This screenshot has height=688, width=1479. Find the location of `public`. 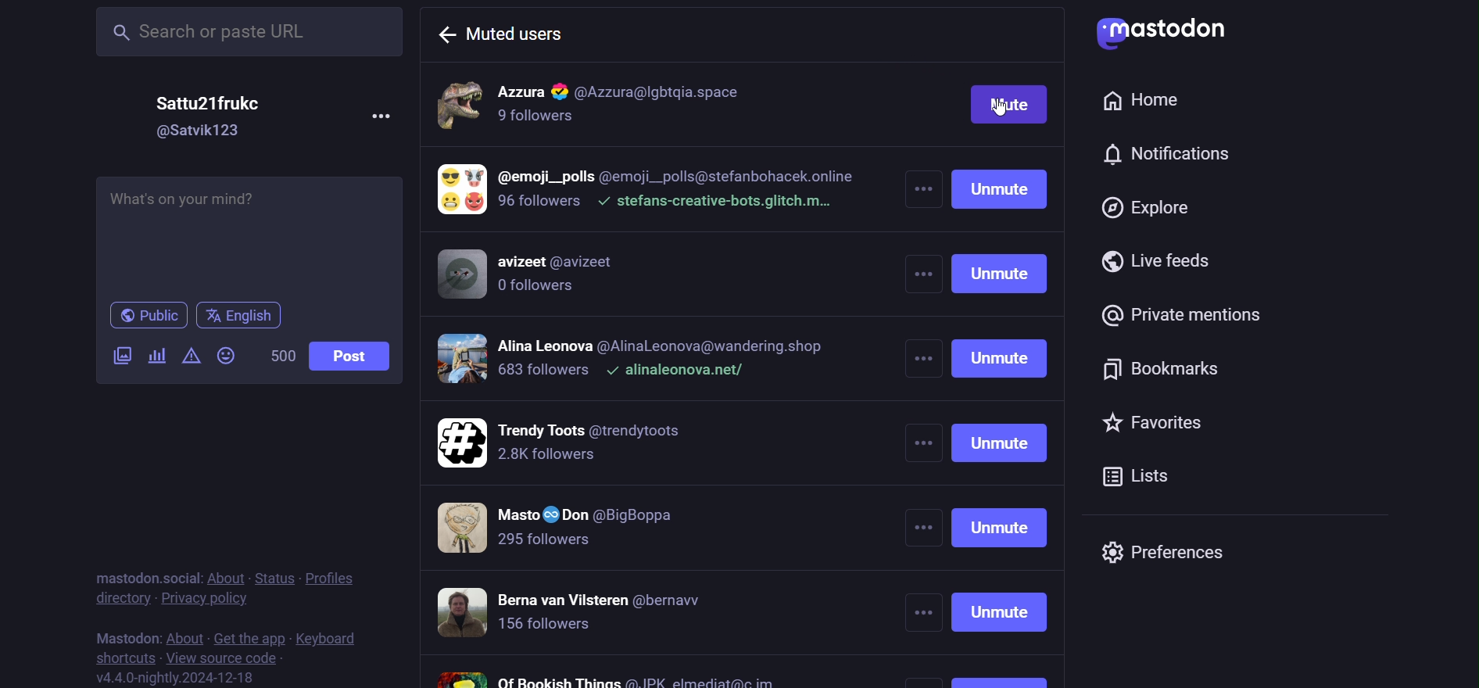

public is located at coordinates (151, 316).